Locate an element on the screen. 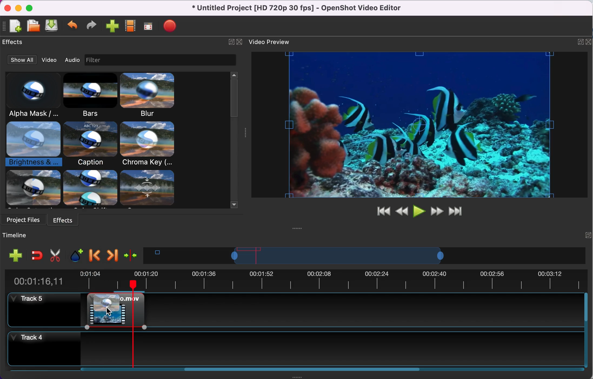 Image resolution: width=593 pixels, height=379 pixels. redo is located at coordinates (90, 26).